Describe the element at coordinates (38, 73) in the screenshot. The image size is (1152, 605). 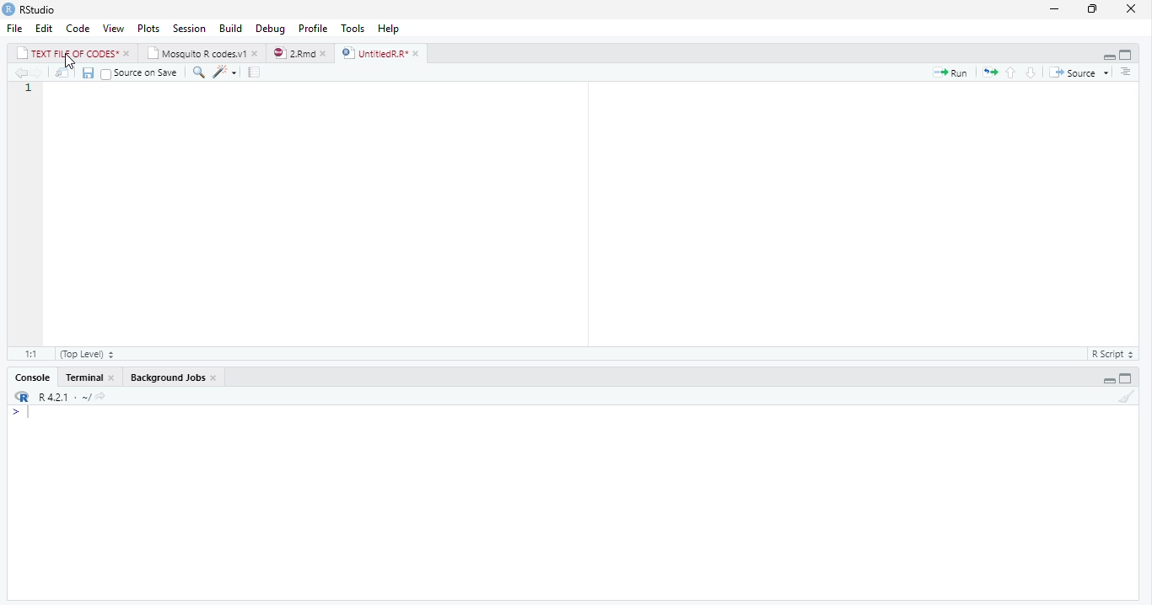
I see `forward` at that location.